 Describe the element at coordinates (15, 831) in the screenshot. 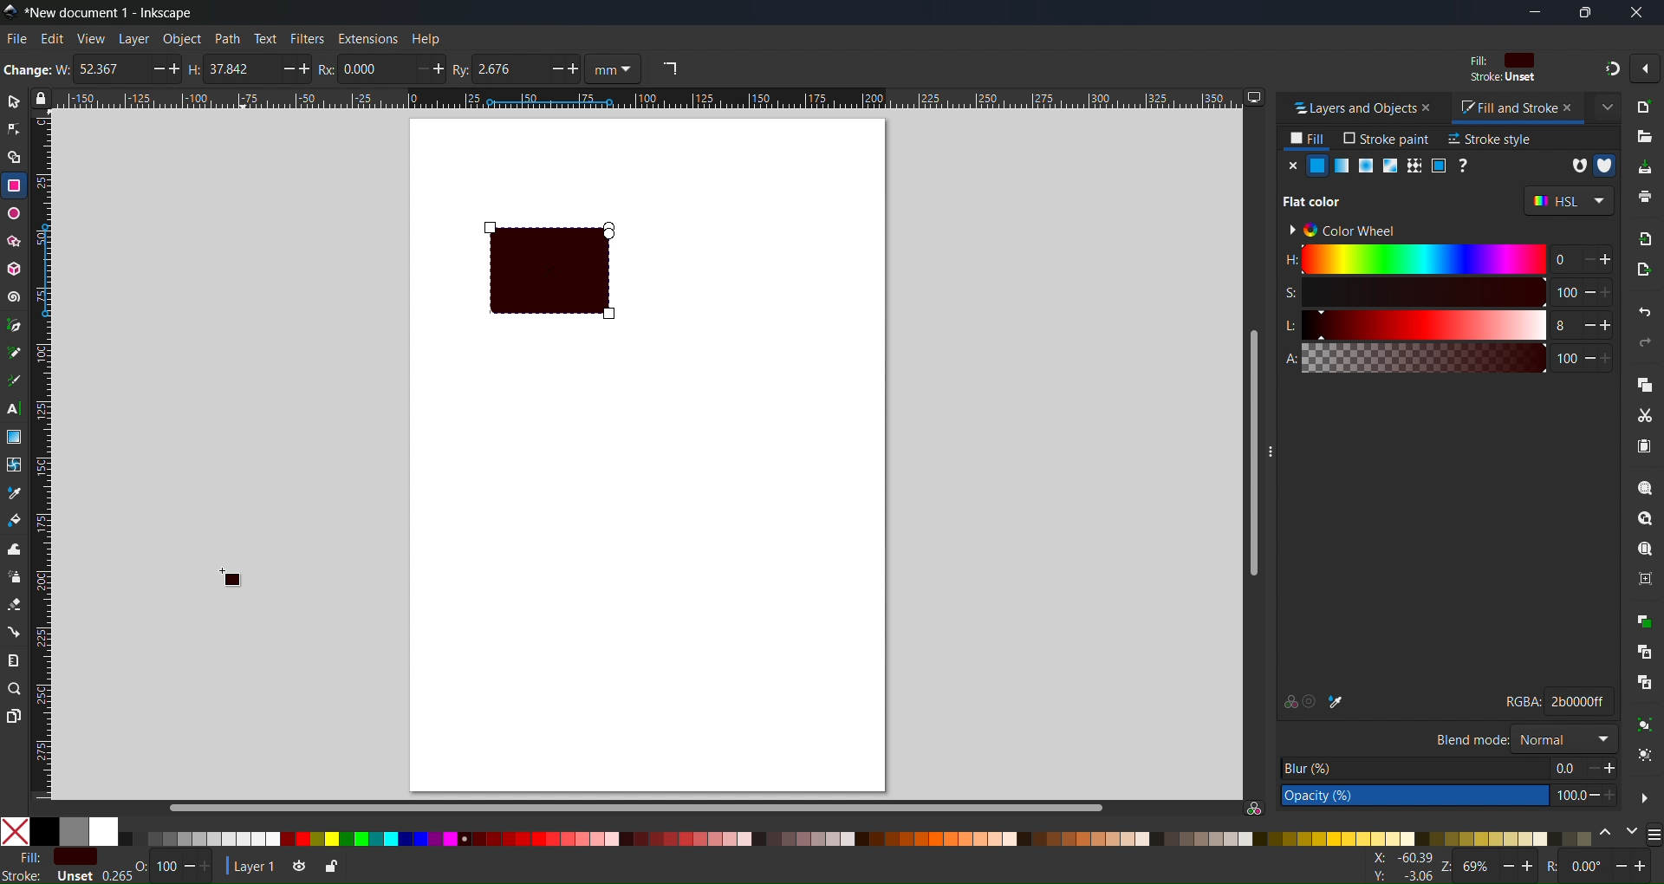

I see `None` at that location.